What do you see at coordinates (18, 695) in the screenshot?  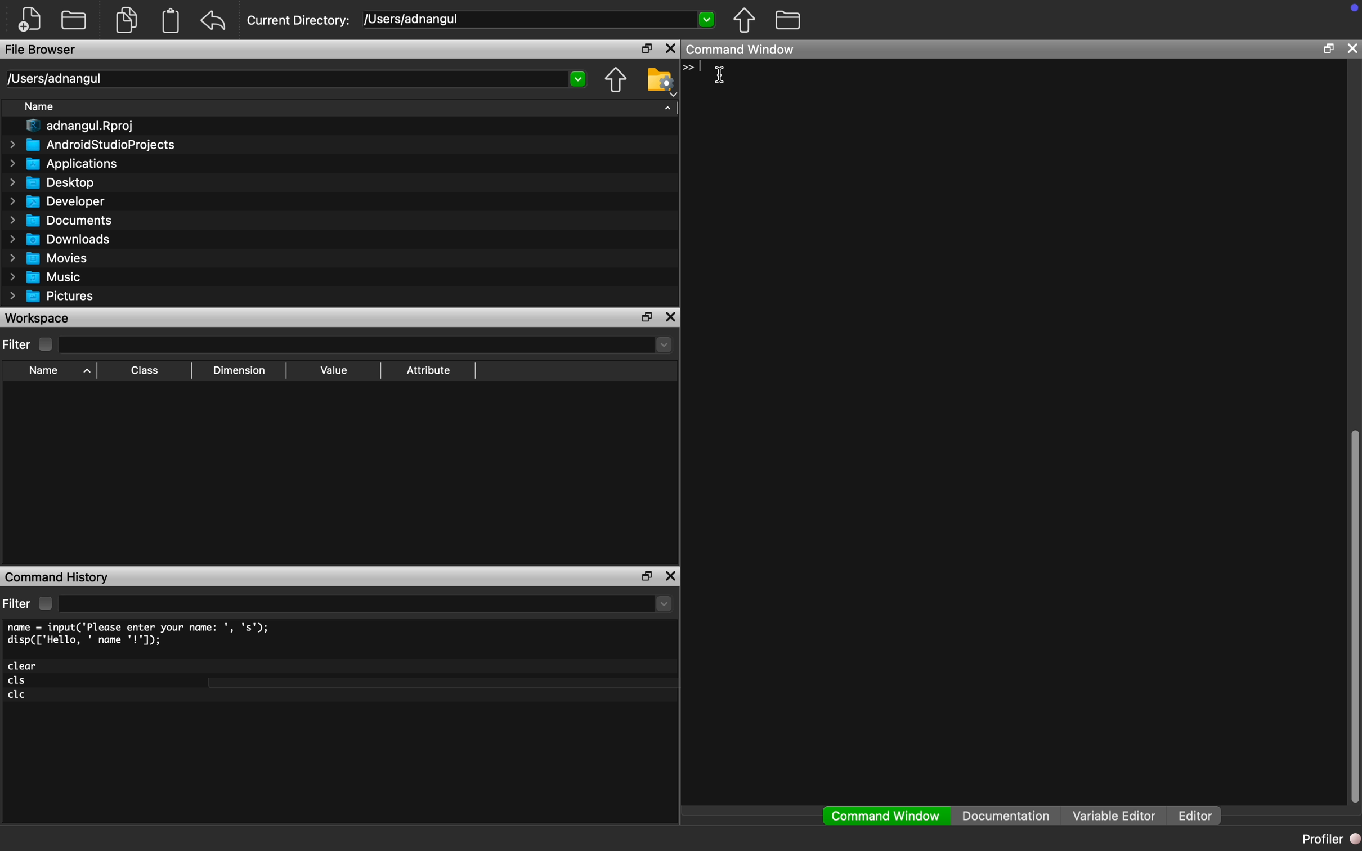 I see `clc` at bounding box center [18, 695].